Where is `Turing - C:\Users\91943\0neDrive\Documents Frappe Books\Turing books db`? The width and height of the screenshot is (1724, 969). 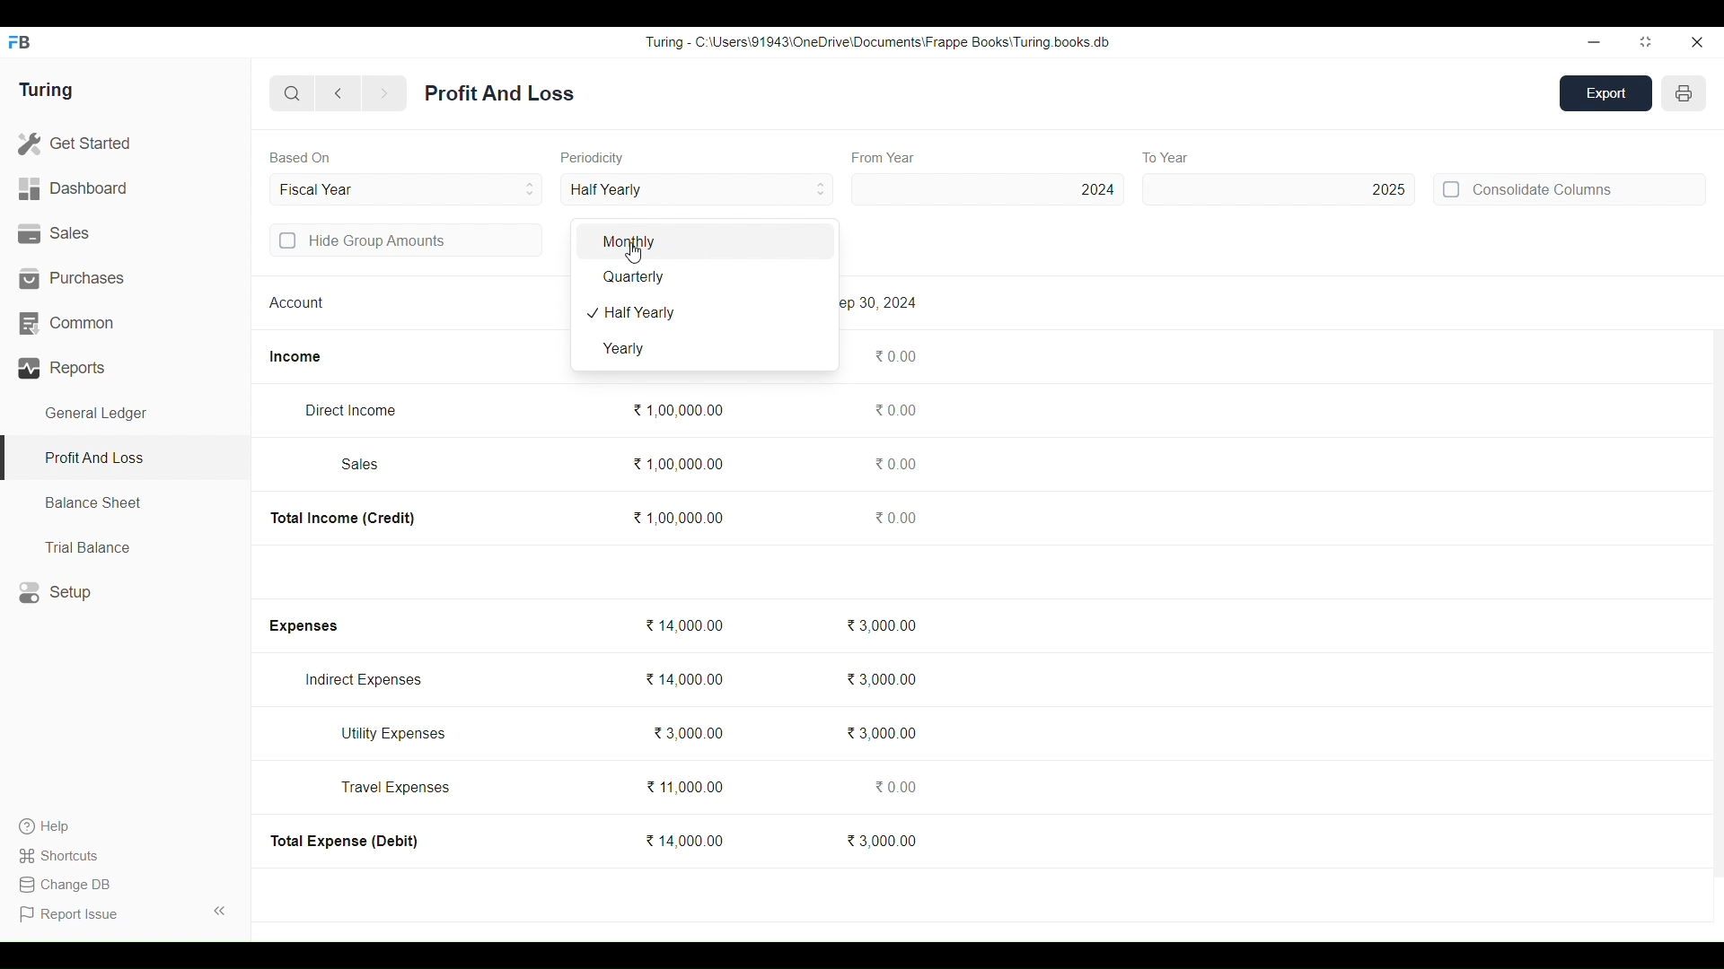 Turing - C:\Users\91943\0neDrive\Documents Frappe Books\Turing books db is located at coordinates (878, 41).